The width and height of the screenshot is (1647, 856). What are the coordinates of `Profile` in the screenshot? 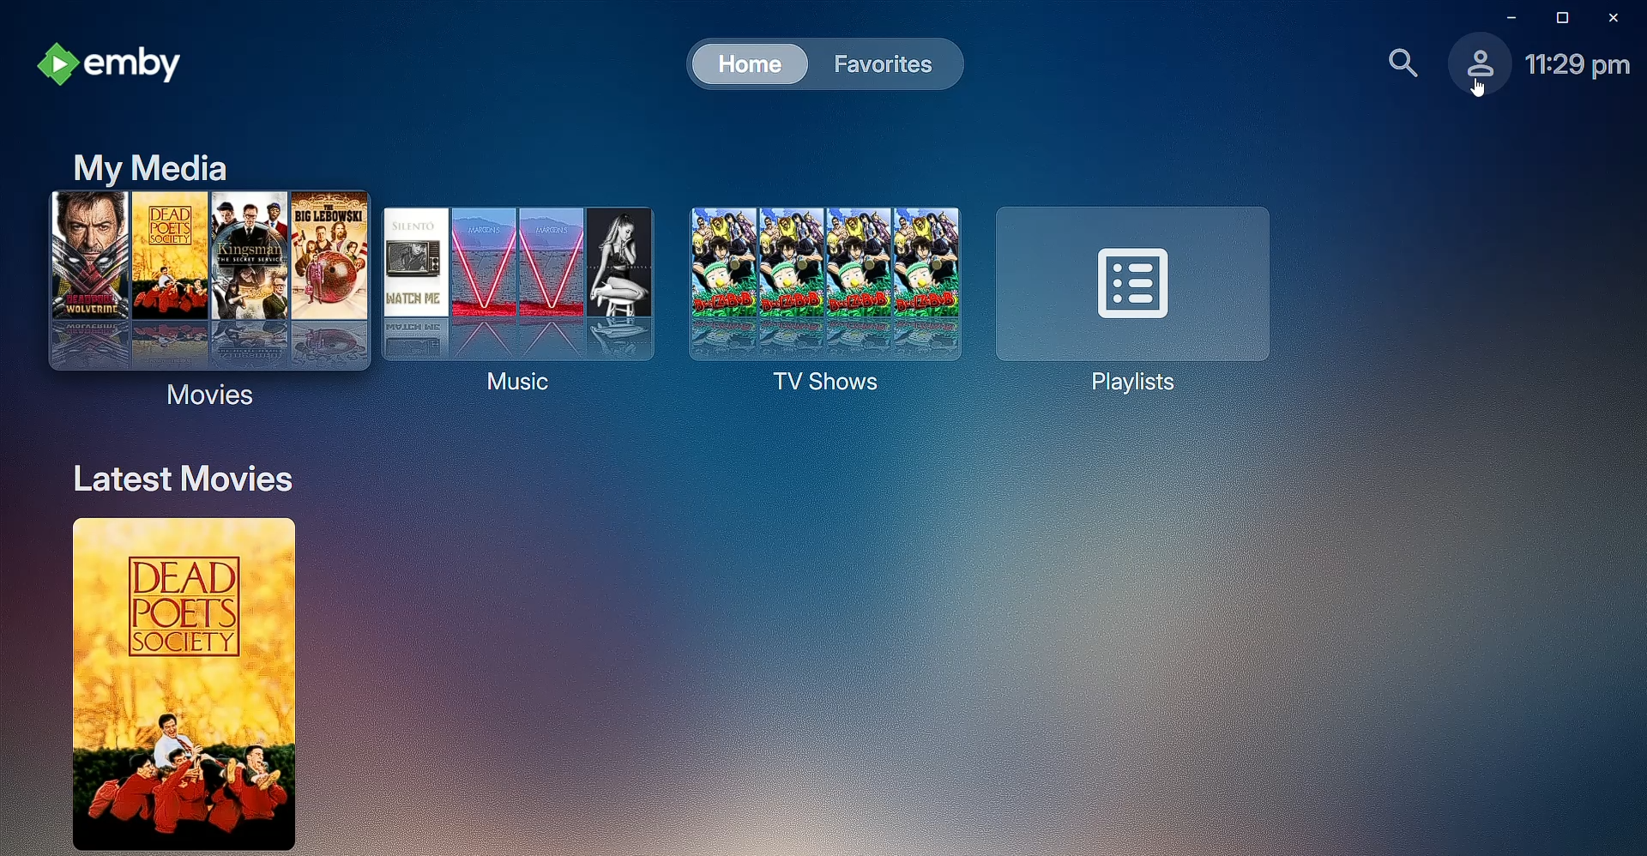 It's located at (1475, 69).